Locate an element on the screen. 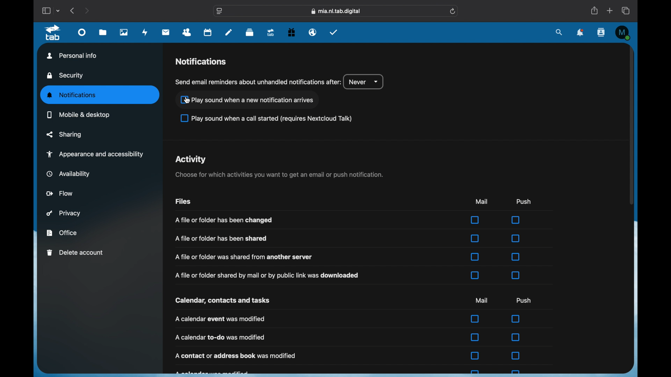 Image resolution: width=671 pixels, height=377 pixels. free trial is located at coordinates (291, 32).